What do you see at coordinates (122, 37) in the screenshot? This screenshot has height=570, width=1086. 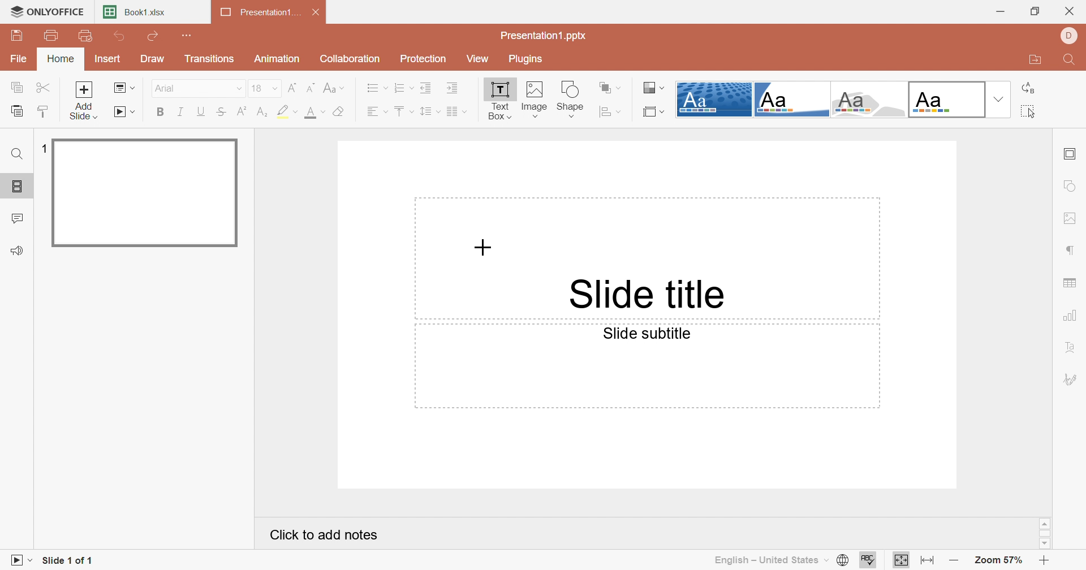 I see `Undo` at bounding box center [122, 37].